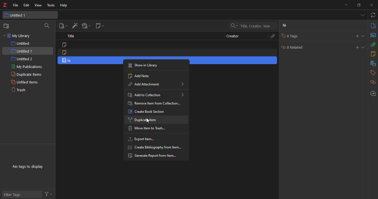 This screenshot has width=378, height=199. What do you see at coordinates (86, 26) in the screenshot?
I see `add attach` at bounding box center [86, 26].